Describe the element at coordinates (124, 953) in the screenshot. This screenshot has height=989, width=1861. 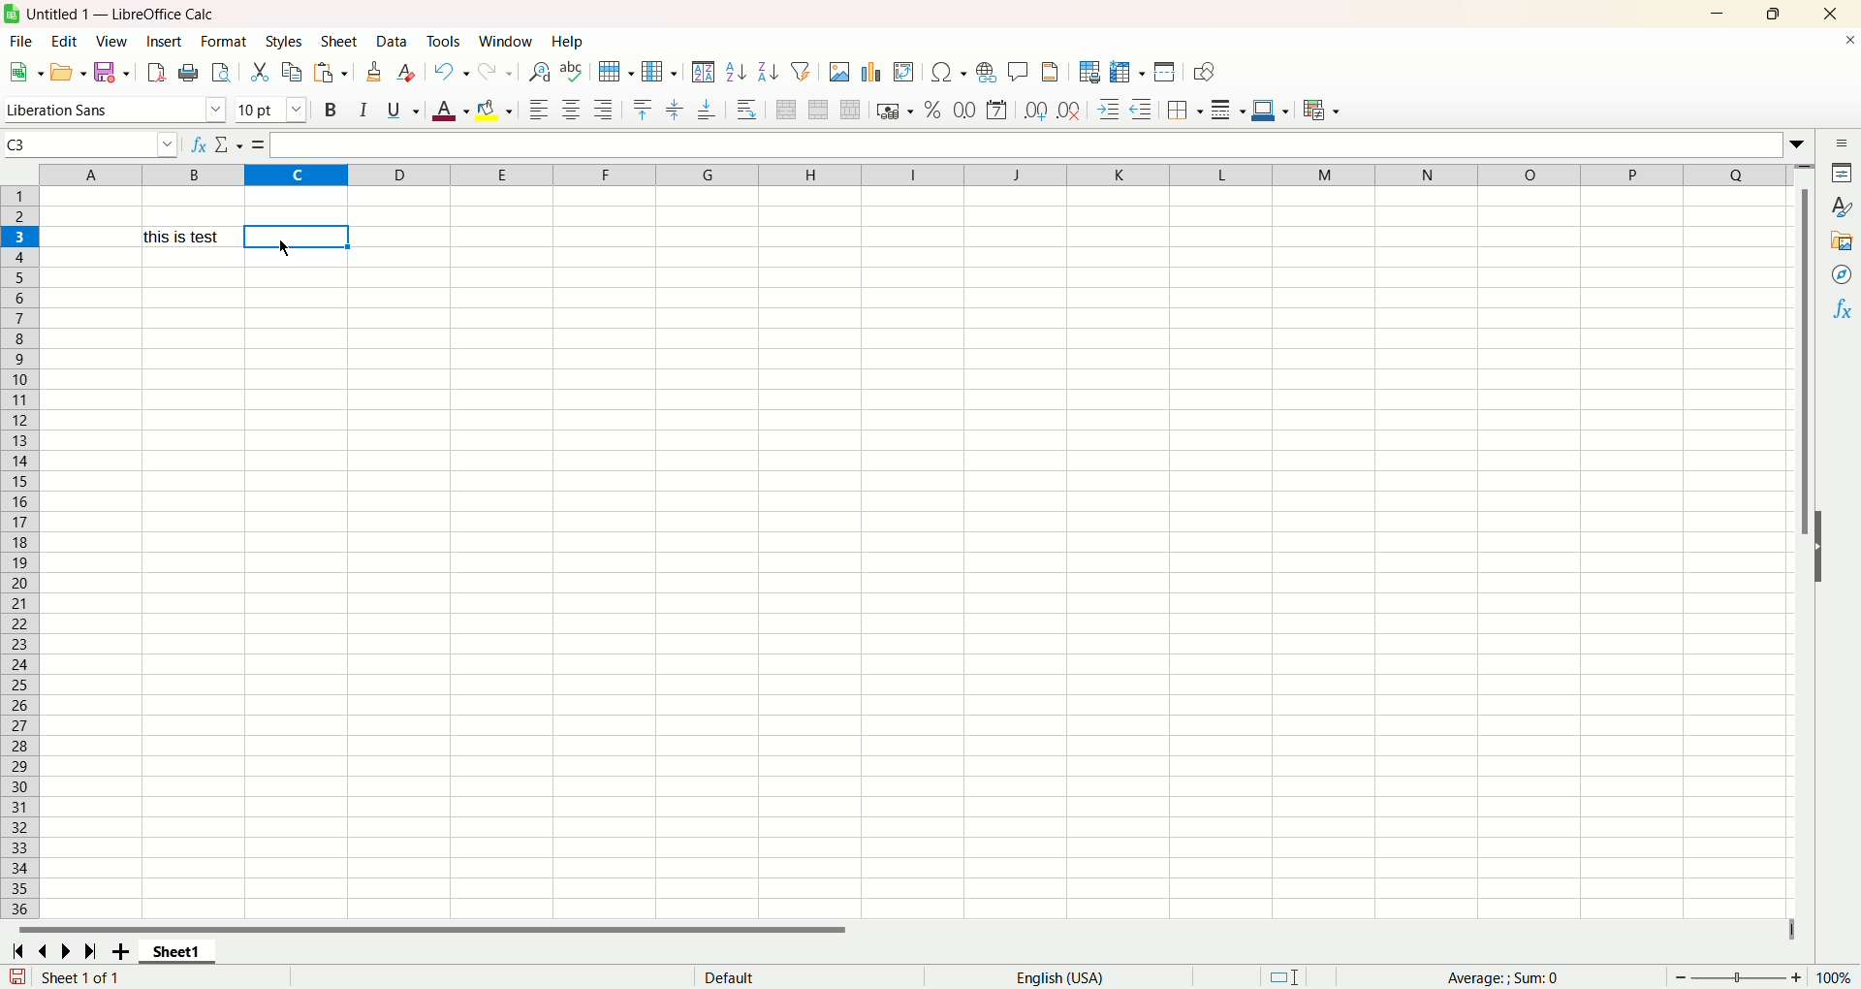
I see `new sheet` at that location.